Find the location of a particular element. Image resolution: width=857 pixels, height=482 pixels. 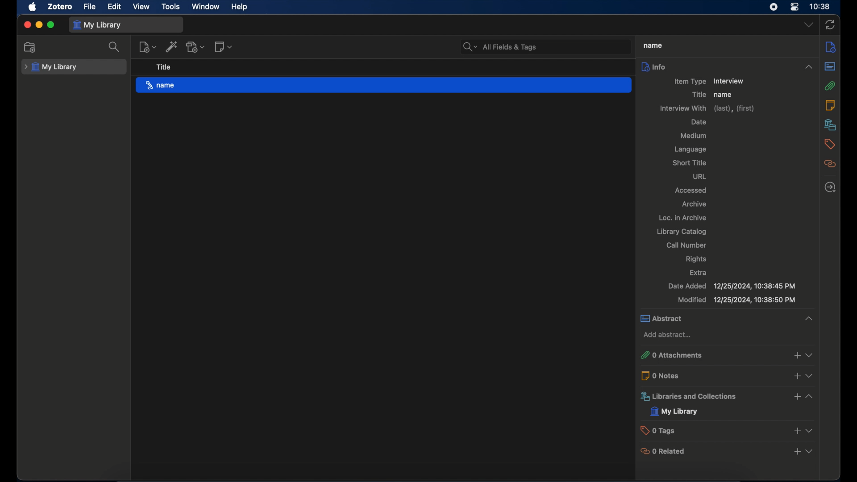

search bar is located at coordinates (500, 47).